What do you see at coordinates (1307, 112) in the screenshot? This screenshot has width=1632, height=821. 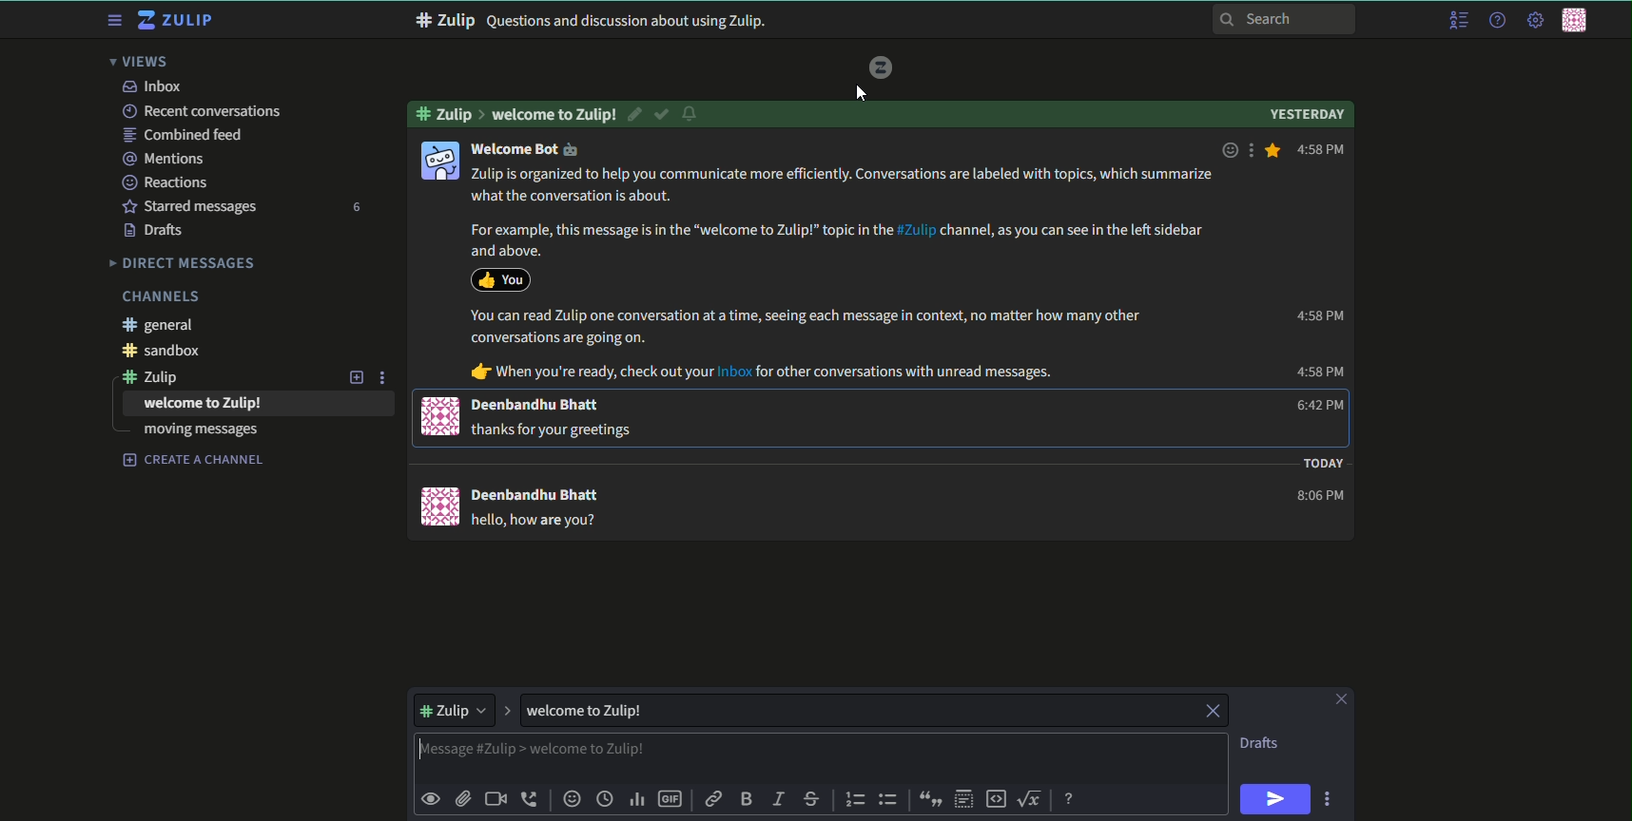 I see `Yesterday` at bounding box center [1307, 112].